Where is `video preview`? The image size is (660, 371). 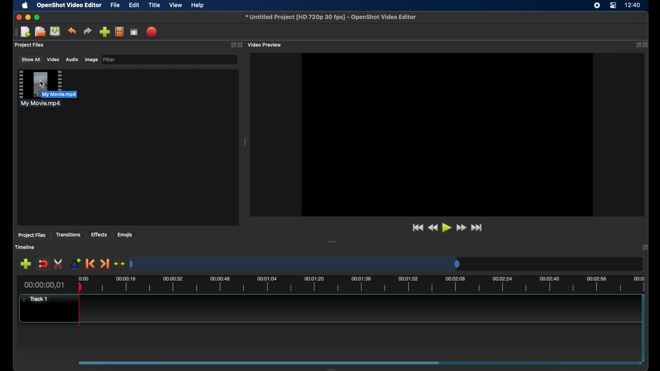 video preview is located at coordinates (265, 45).